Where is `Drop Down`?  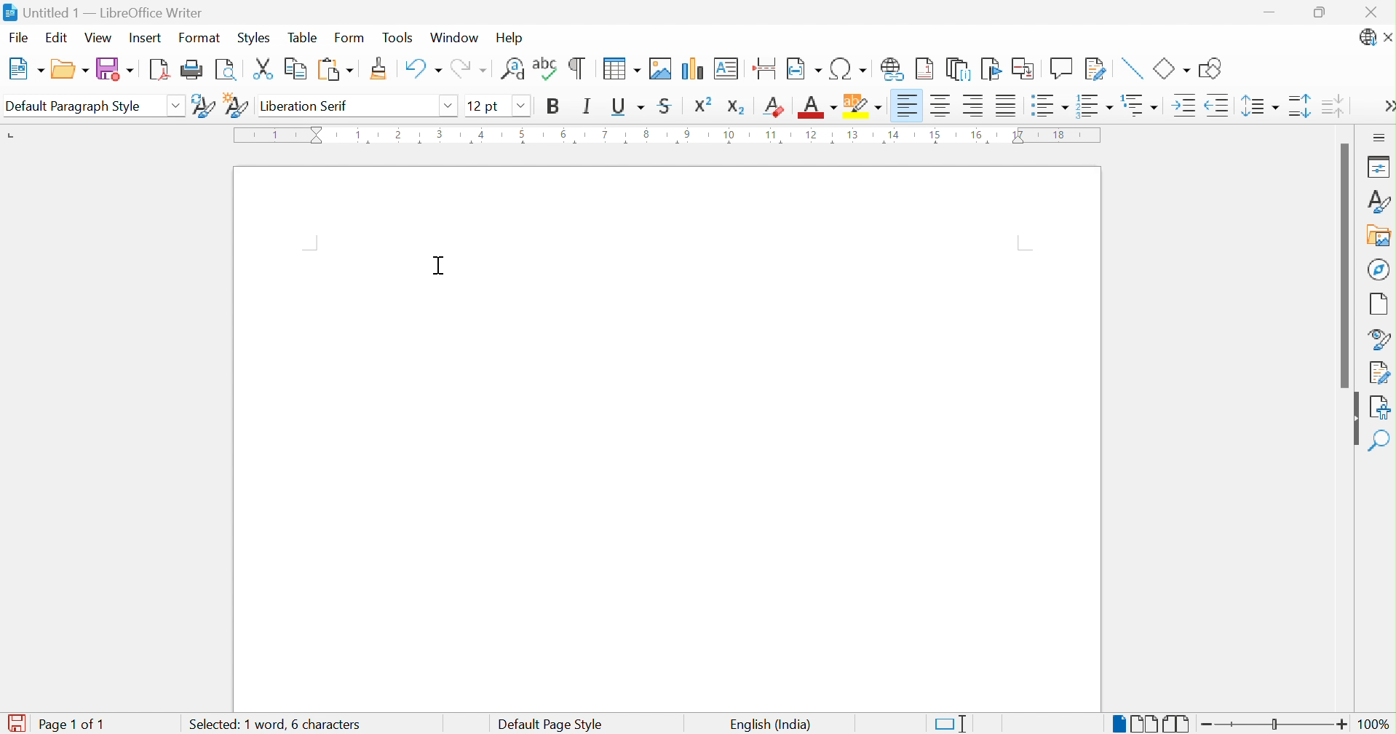 Drop Down is located at coordinates (176, 105).